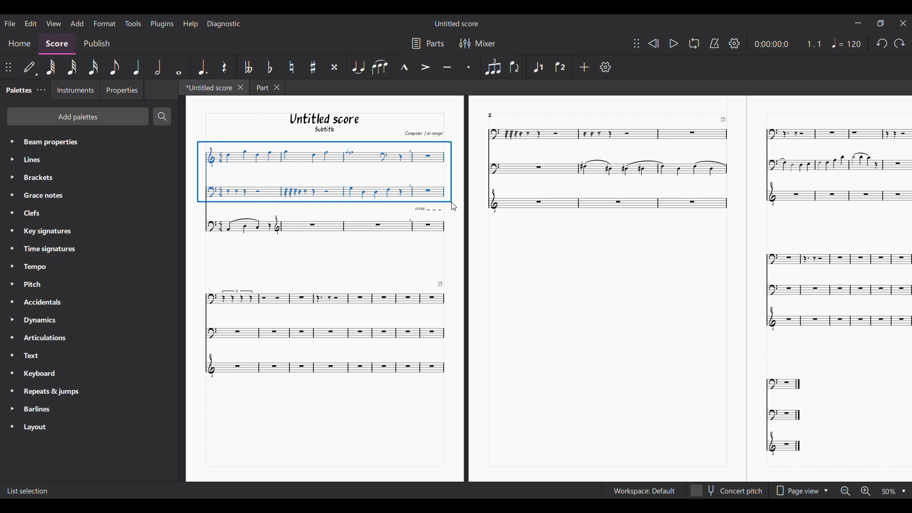 Image resolution: width=912 pixels, height=513 pixels. What do you see at coordinates (783, 414) in the screenshot?
I see `` at bounding box center [783, 414].